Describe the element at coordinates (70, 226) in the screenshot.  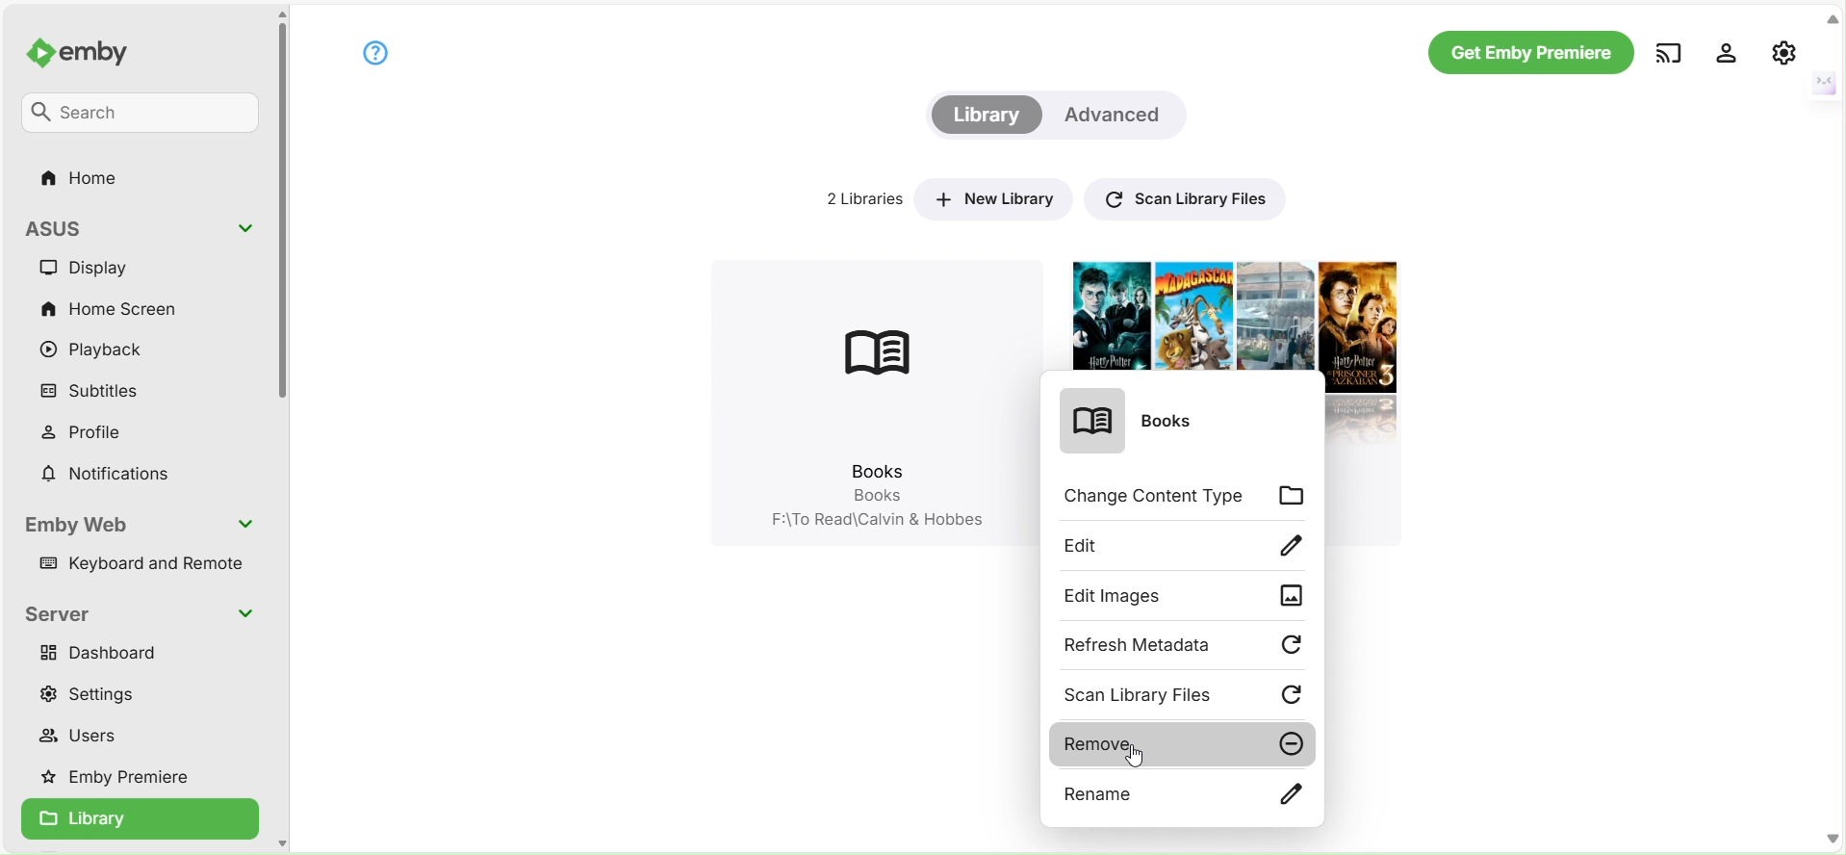
I see `System Name` at that location.